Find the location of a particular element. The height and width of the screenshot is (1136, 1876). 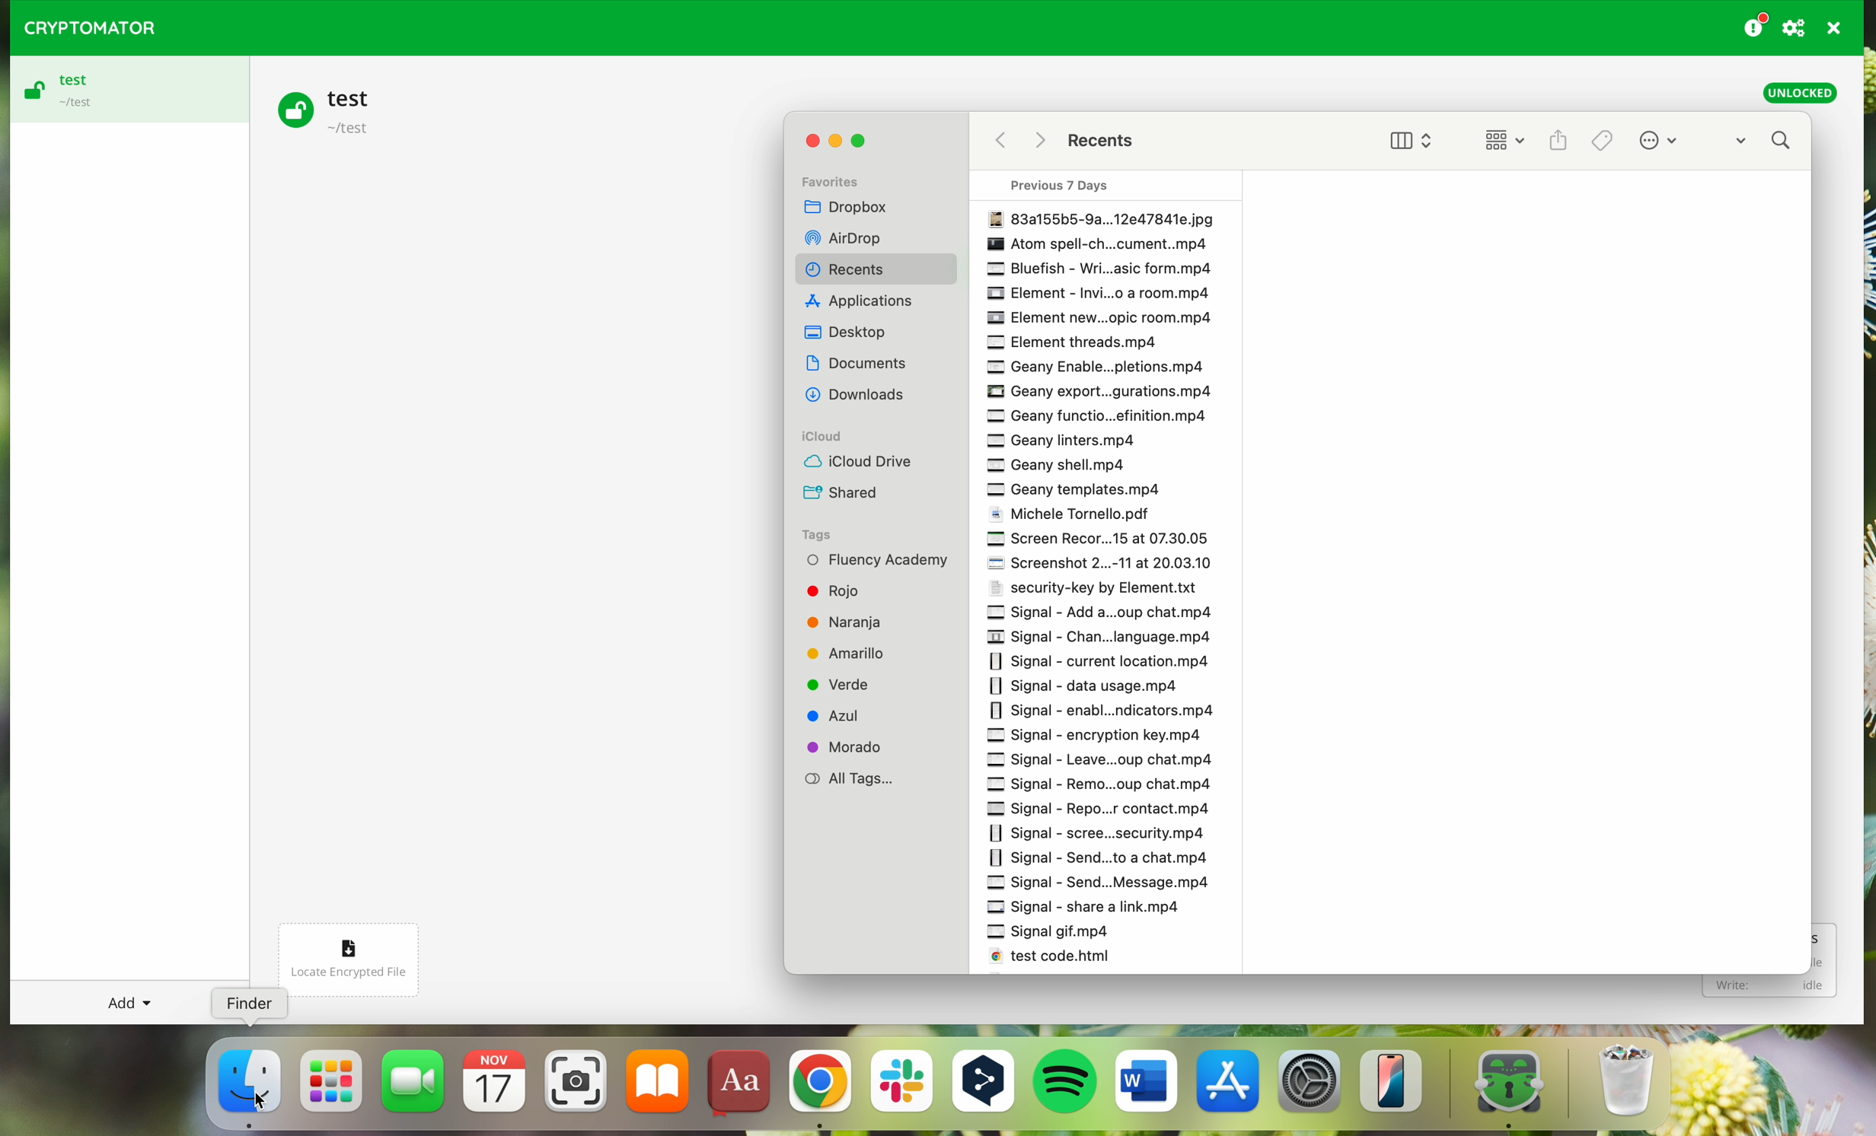

Geany shell is located at coordinates (1066, 466).